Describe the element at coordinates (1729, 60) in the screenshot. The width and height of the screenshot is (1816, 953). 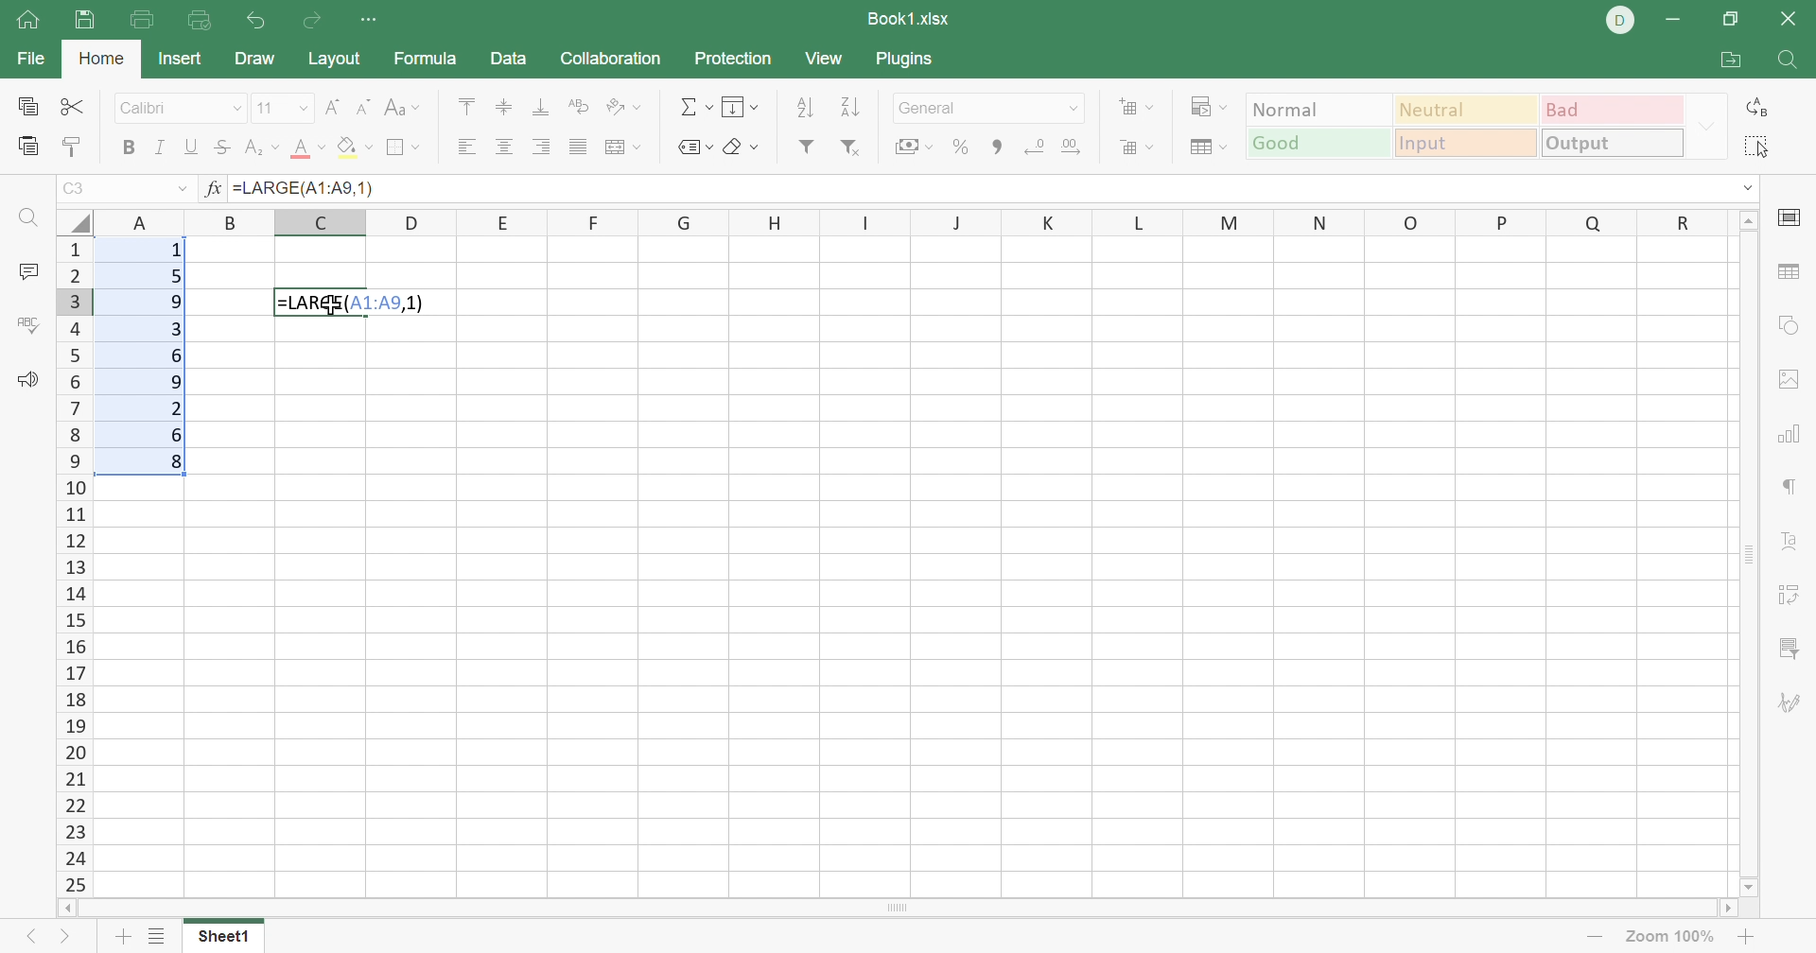
I see `Open file location` at that location.